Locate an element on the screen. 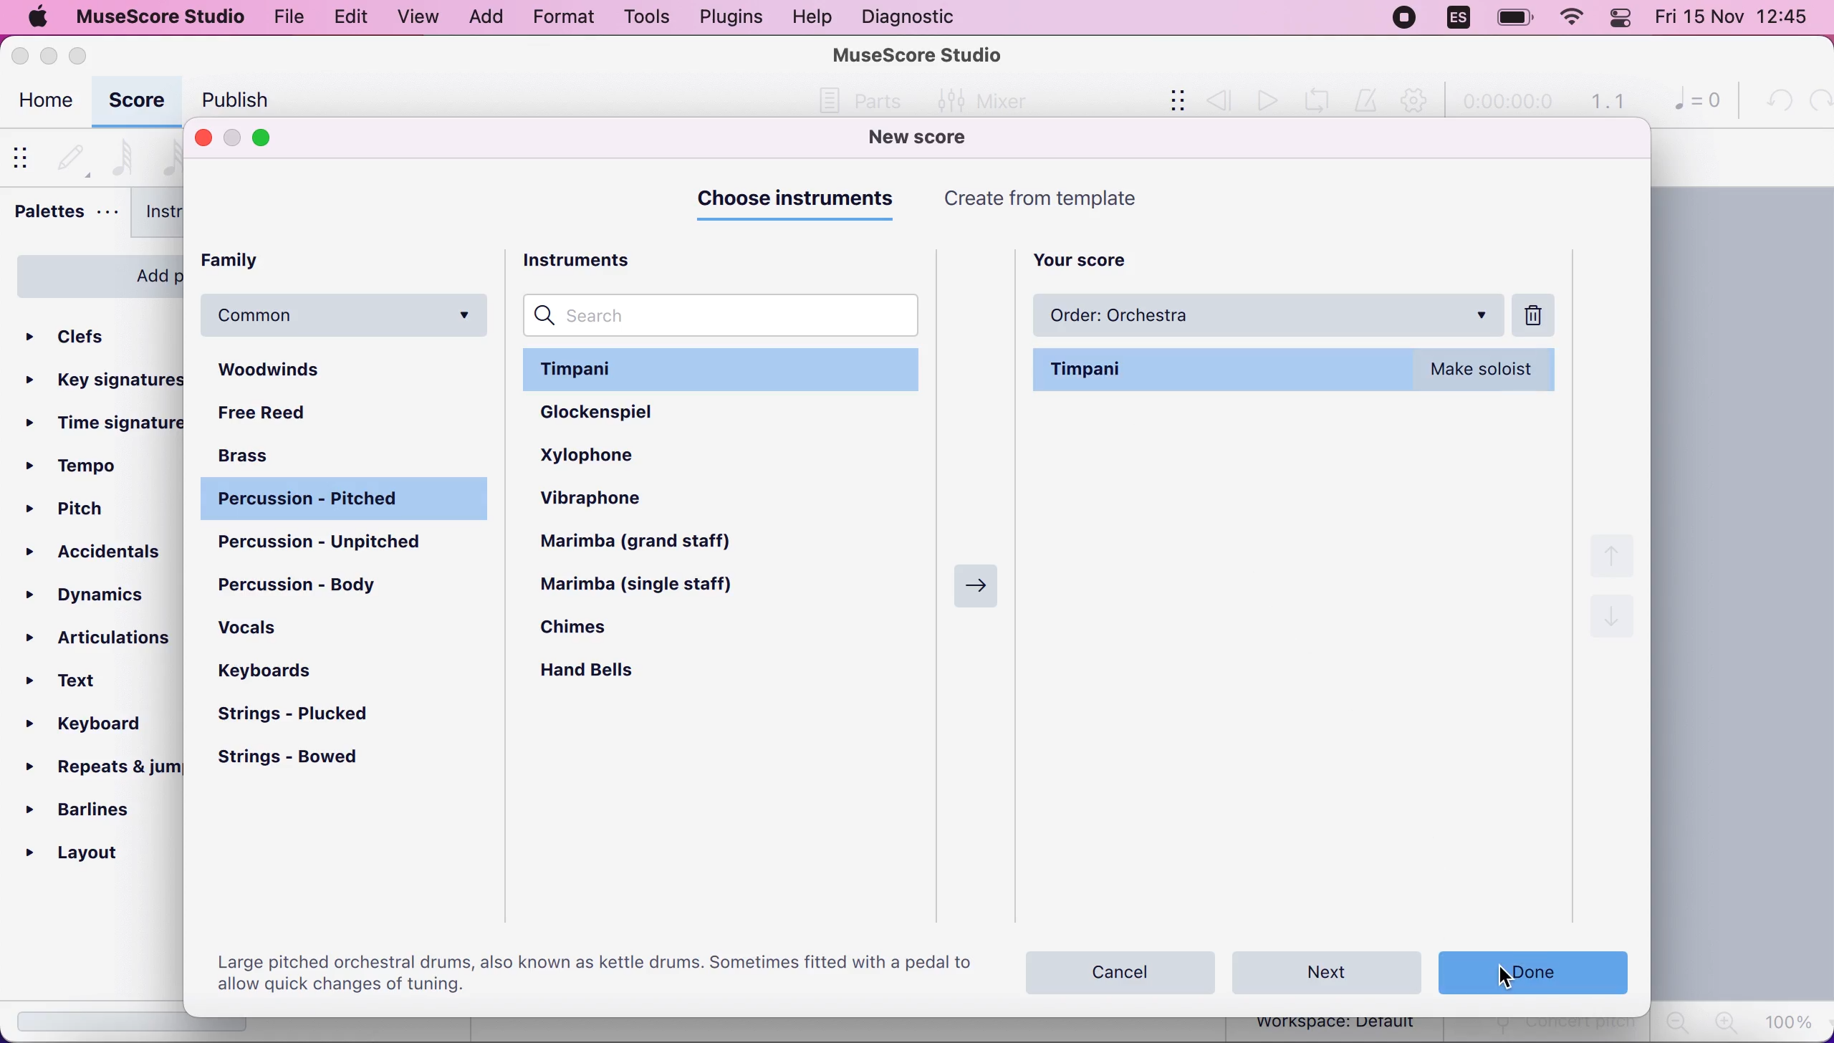 This screenshot has width=1834, height=1043. layout is located at coordinates (95, 853).